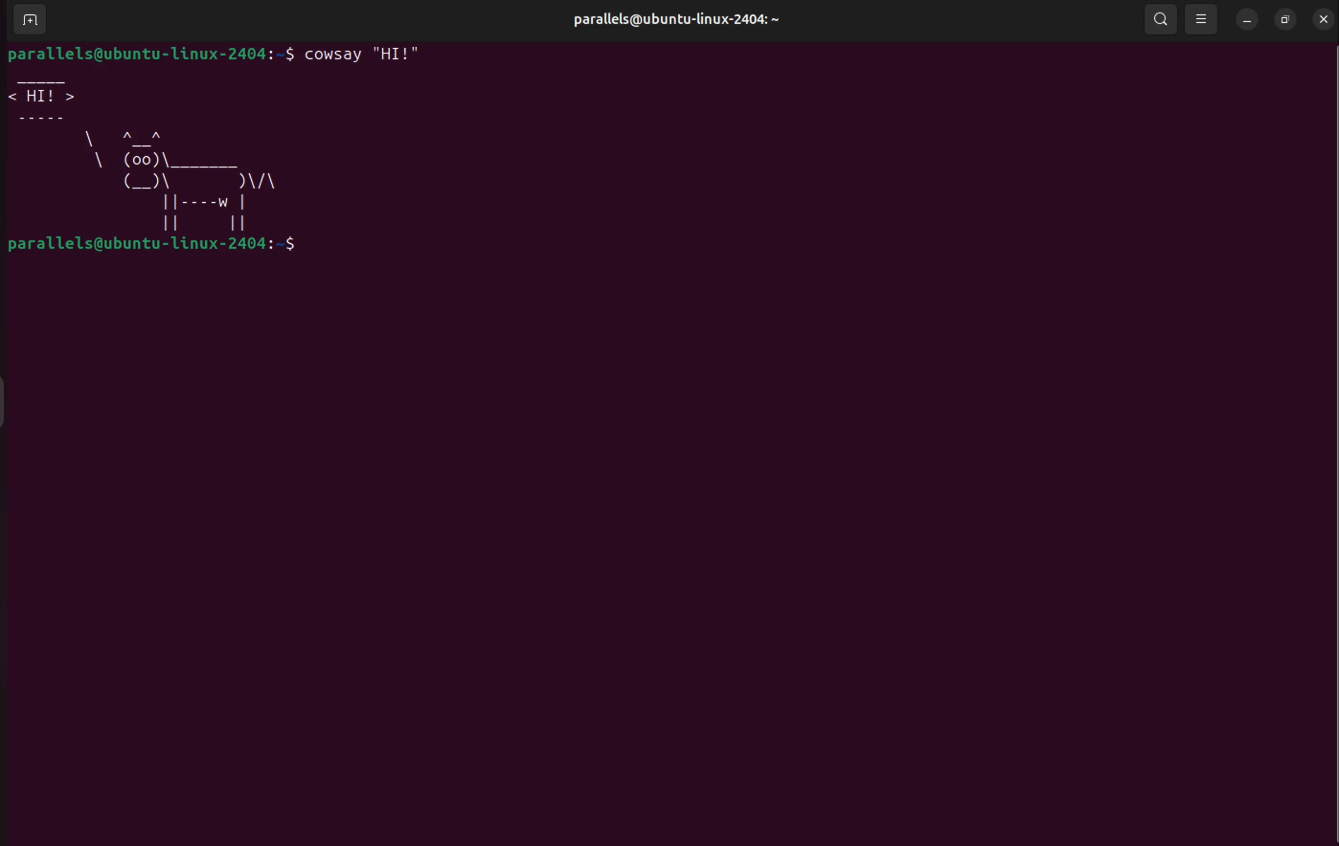 Image resolution: width=1339 pixels, height=846 pixels. I want to click on search, so click(1161, 19).